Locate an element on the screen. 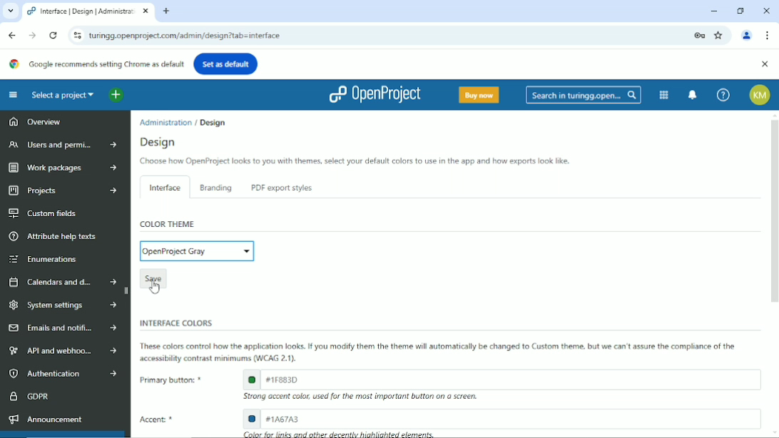  System settings is located at coordinates (62, 305).